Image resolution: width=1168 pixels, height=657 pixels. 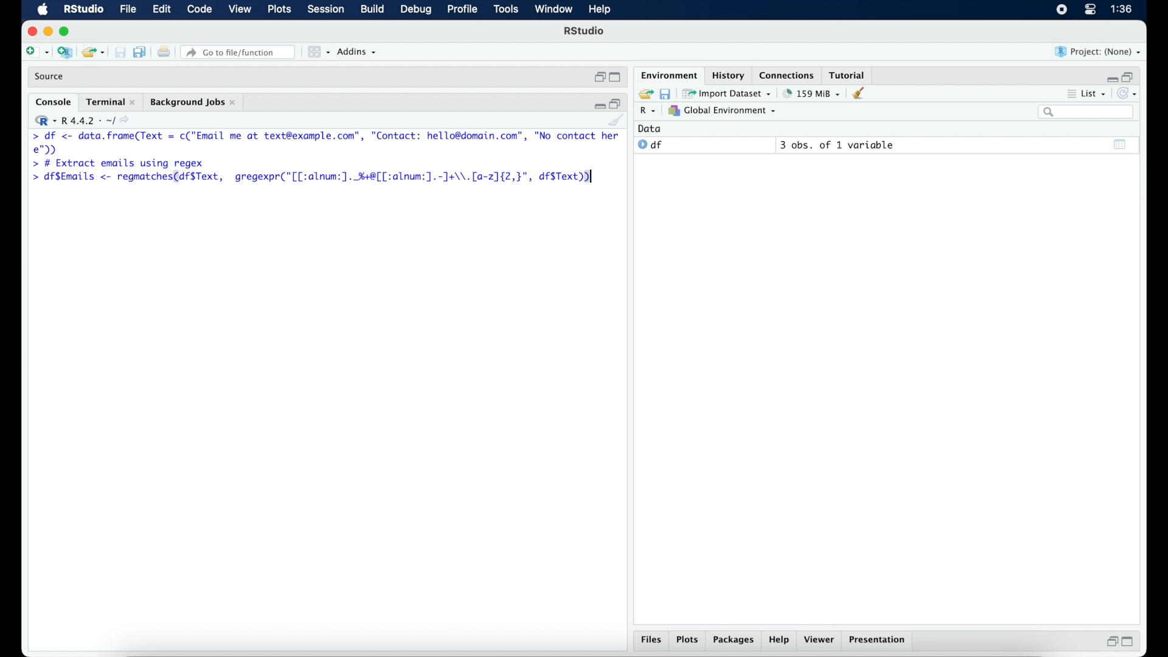 I want to click on help, so click(x=780, y=641).